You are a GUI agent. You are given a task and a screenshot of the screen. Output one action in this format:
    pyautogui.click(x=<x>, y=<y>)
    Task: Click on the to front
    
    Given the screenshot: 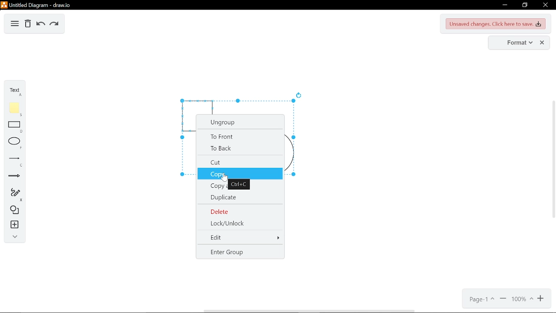 What is the action you would take?
    pyautogui.click(x=243, y=137)
    